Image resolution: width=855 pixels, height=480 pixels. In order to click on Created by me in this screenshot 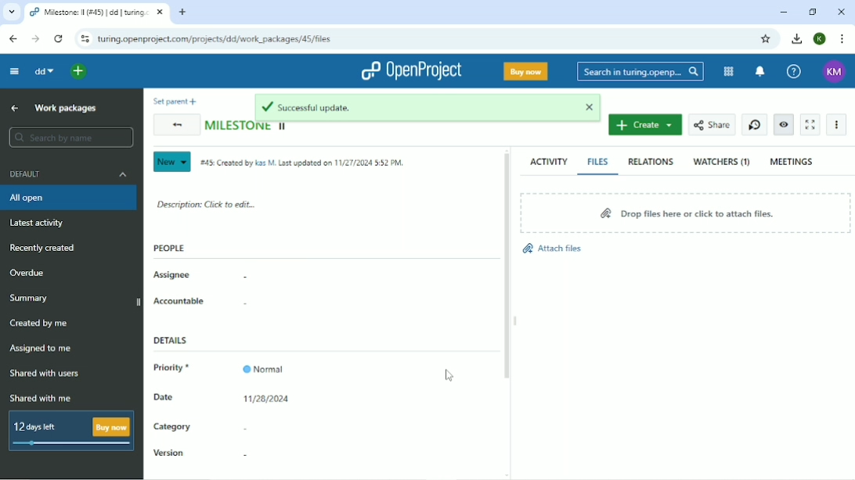, I will do `click(40, 324)`.